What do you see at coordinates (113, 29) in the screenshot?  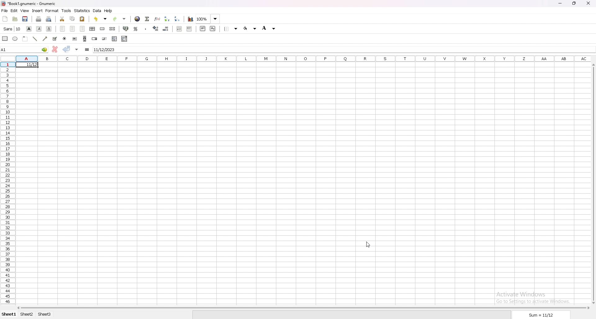 I see `split merged cells` at bounding box center [113, 29].